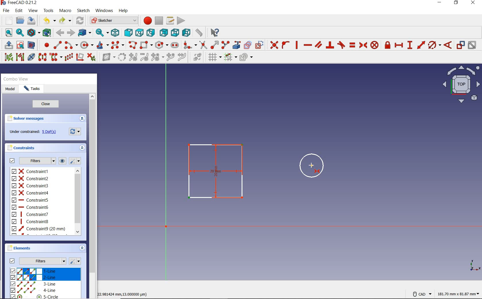 The width and height of the screenshot is (482, 299). Describe the element at coordinates (215, 32) in the screenshot. I see `what's this` at that location.